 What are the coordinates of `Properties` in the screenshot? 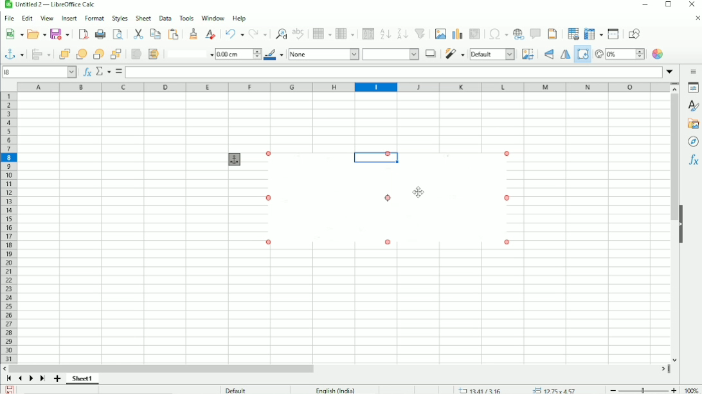 It's located at (692, 88).